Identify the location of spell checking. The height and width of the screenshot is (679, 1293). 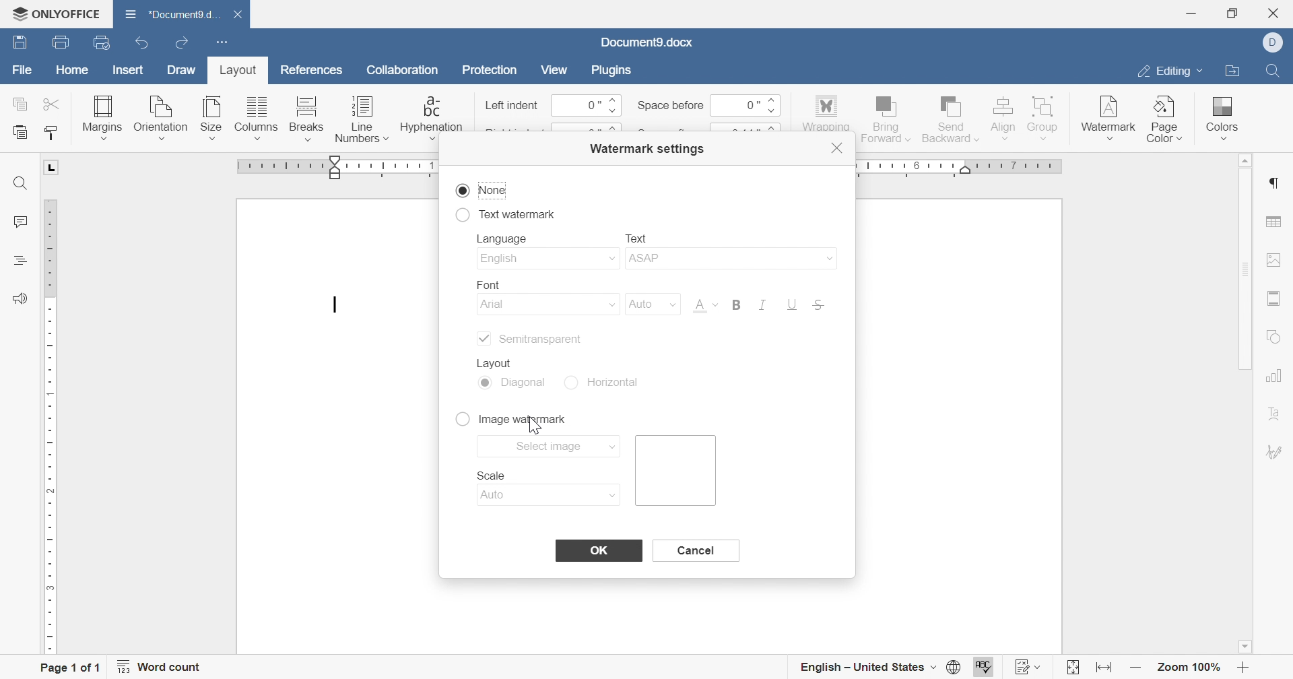
(985, 668).